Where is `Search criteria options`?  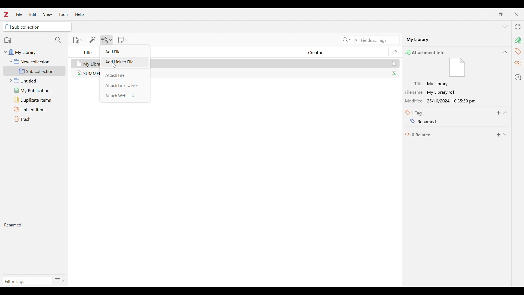
Search criteria options is located at coordinates (346, 40).